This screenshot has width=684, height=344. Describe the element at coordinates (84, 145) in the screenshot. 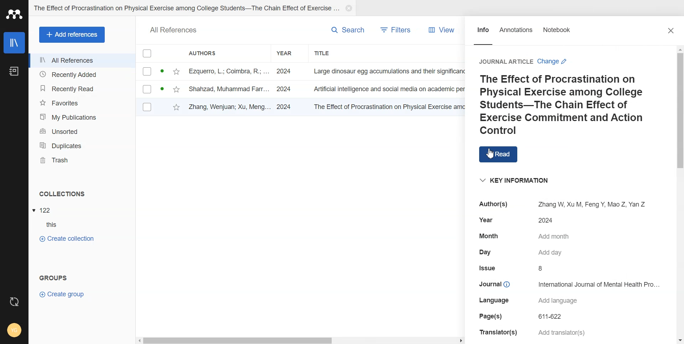

I see `Duplicates` at that location.